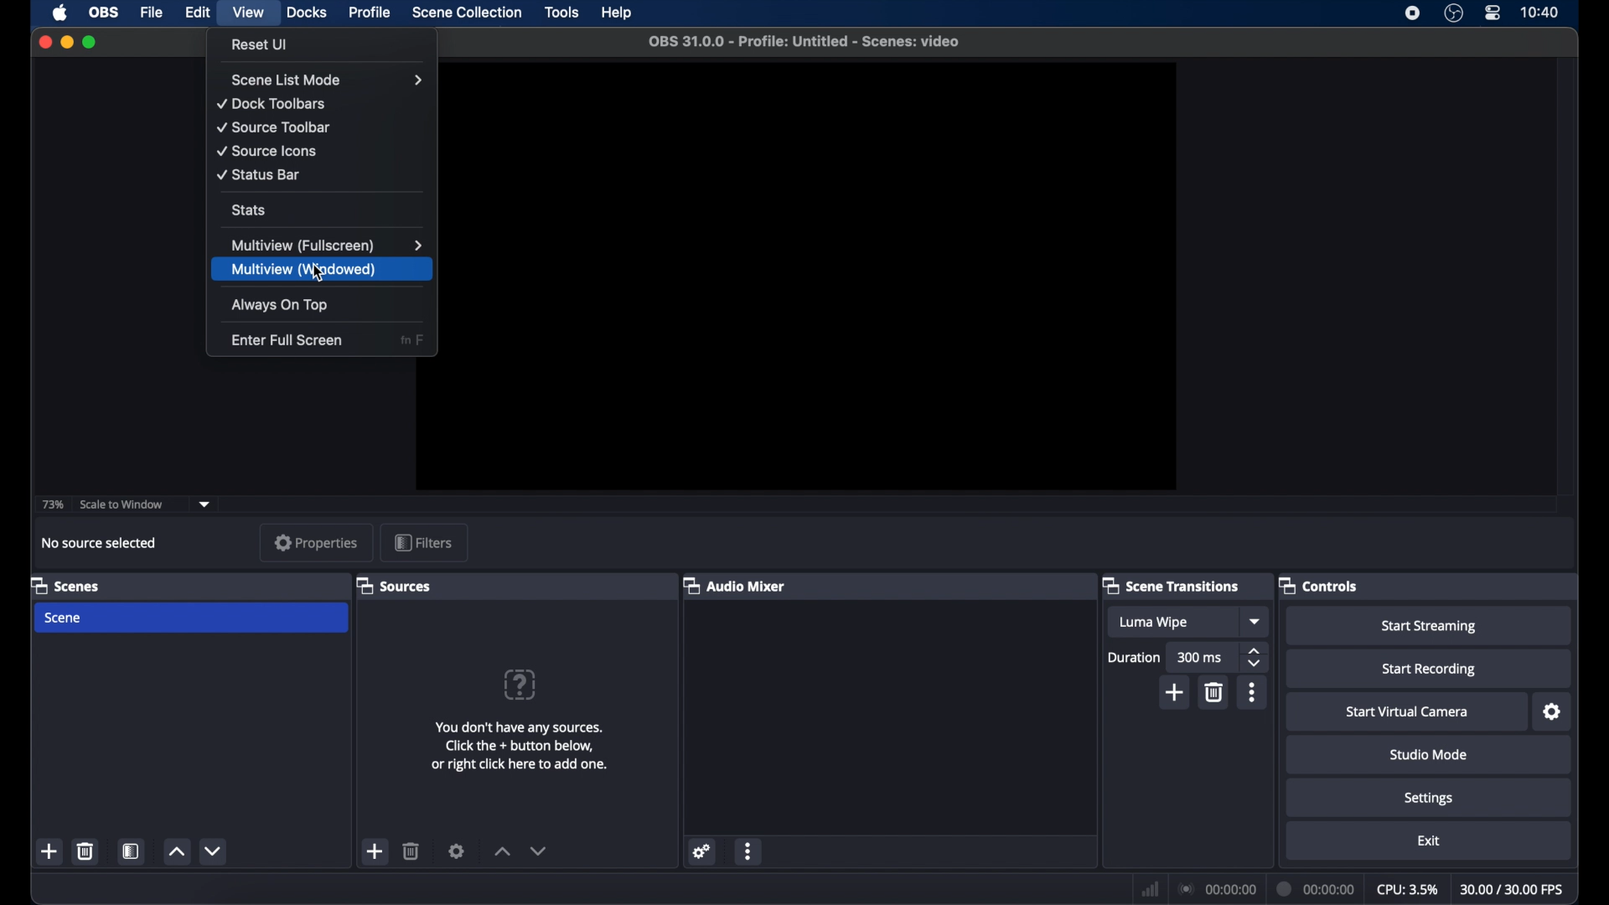  Describe the element at coordinates (522, 742) in the screenshot. I see `You don't have any sources.
Click the + button below,
or right click here to add one.` at that location.